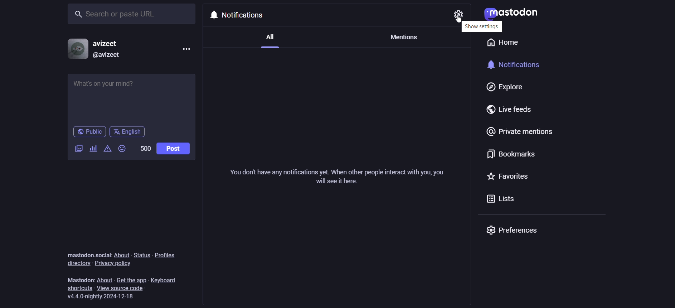 The height and width of the screenshot is (308, 675). I want to click on shortcuts, so click(78, 288).